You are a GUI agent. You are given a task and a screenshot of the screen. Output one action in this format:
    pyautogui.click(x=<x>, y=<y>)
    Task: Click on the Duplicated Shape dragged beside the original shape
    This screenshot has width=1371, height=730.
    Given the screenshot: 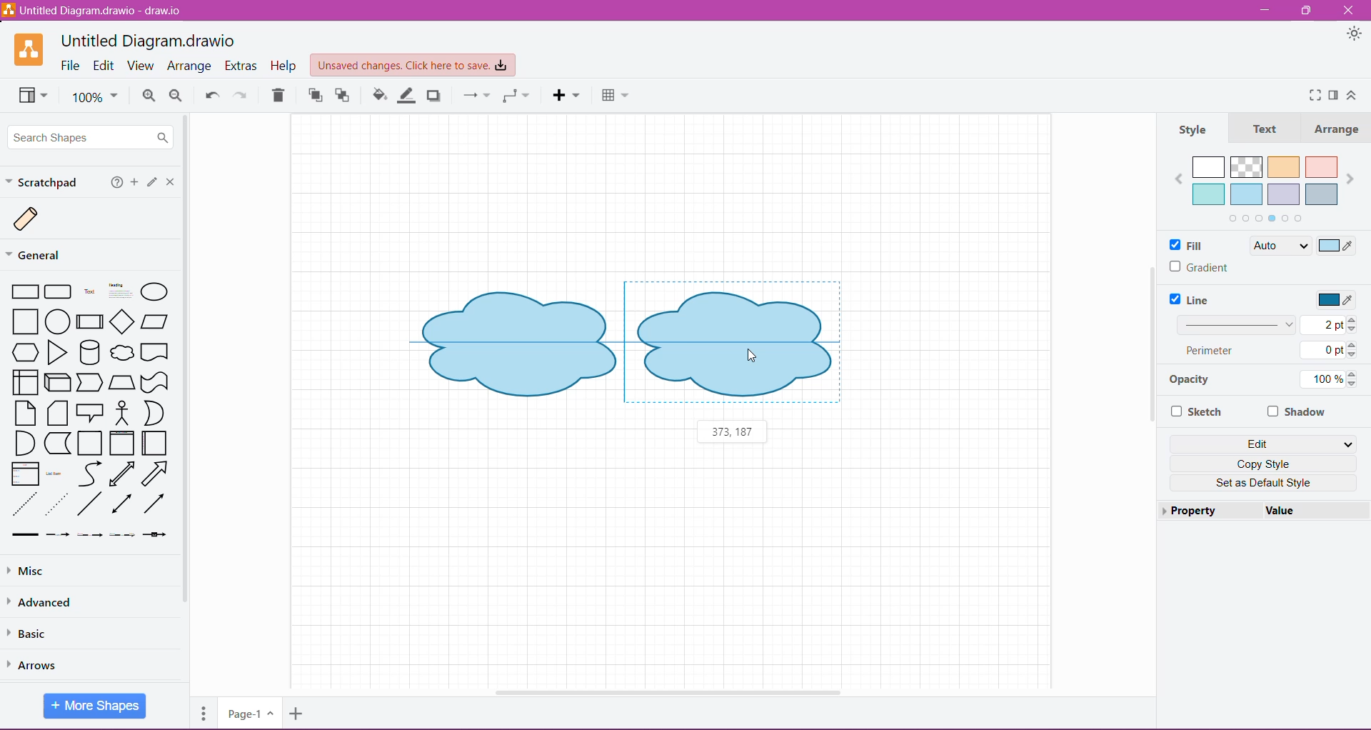 What is the action you would take?
    pyautogui.click(x=732, y=344)
    